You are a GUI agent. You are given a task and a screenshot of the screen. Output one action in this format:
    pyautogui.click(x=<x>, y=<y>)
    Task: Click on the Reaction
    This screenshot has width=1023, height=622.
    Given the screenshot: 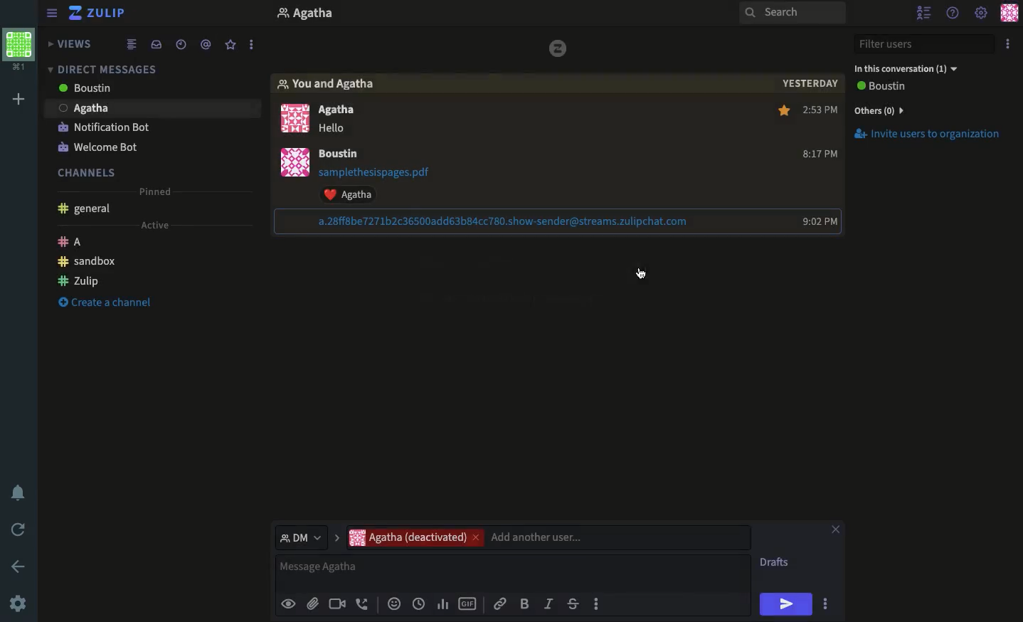 What is the action you would take?
    pyautogui.click(x=393, y=605)
    